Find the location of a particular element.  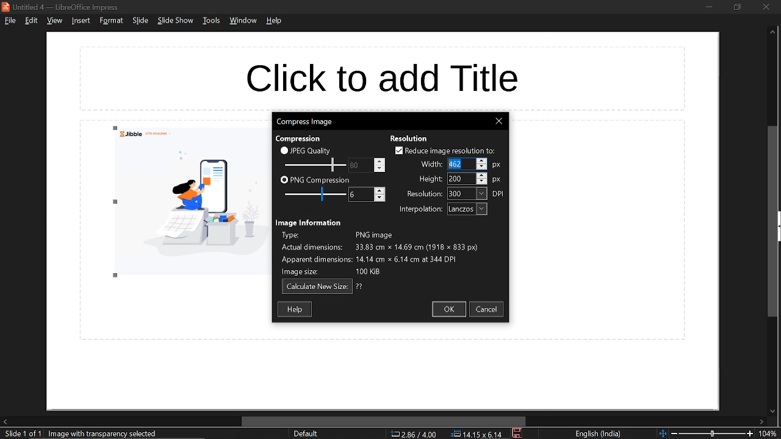

interpolation is located at coordinates (467, 209).